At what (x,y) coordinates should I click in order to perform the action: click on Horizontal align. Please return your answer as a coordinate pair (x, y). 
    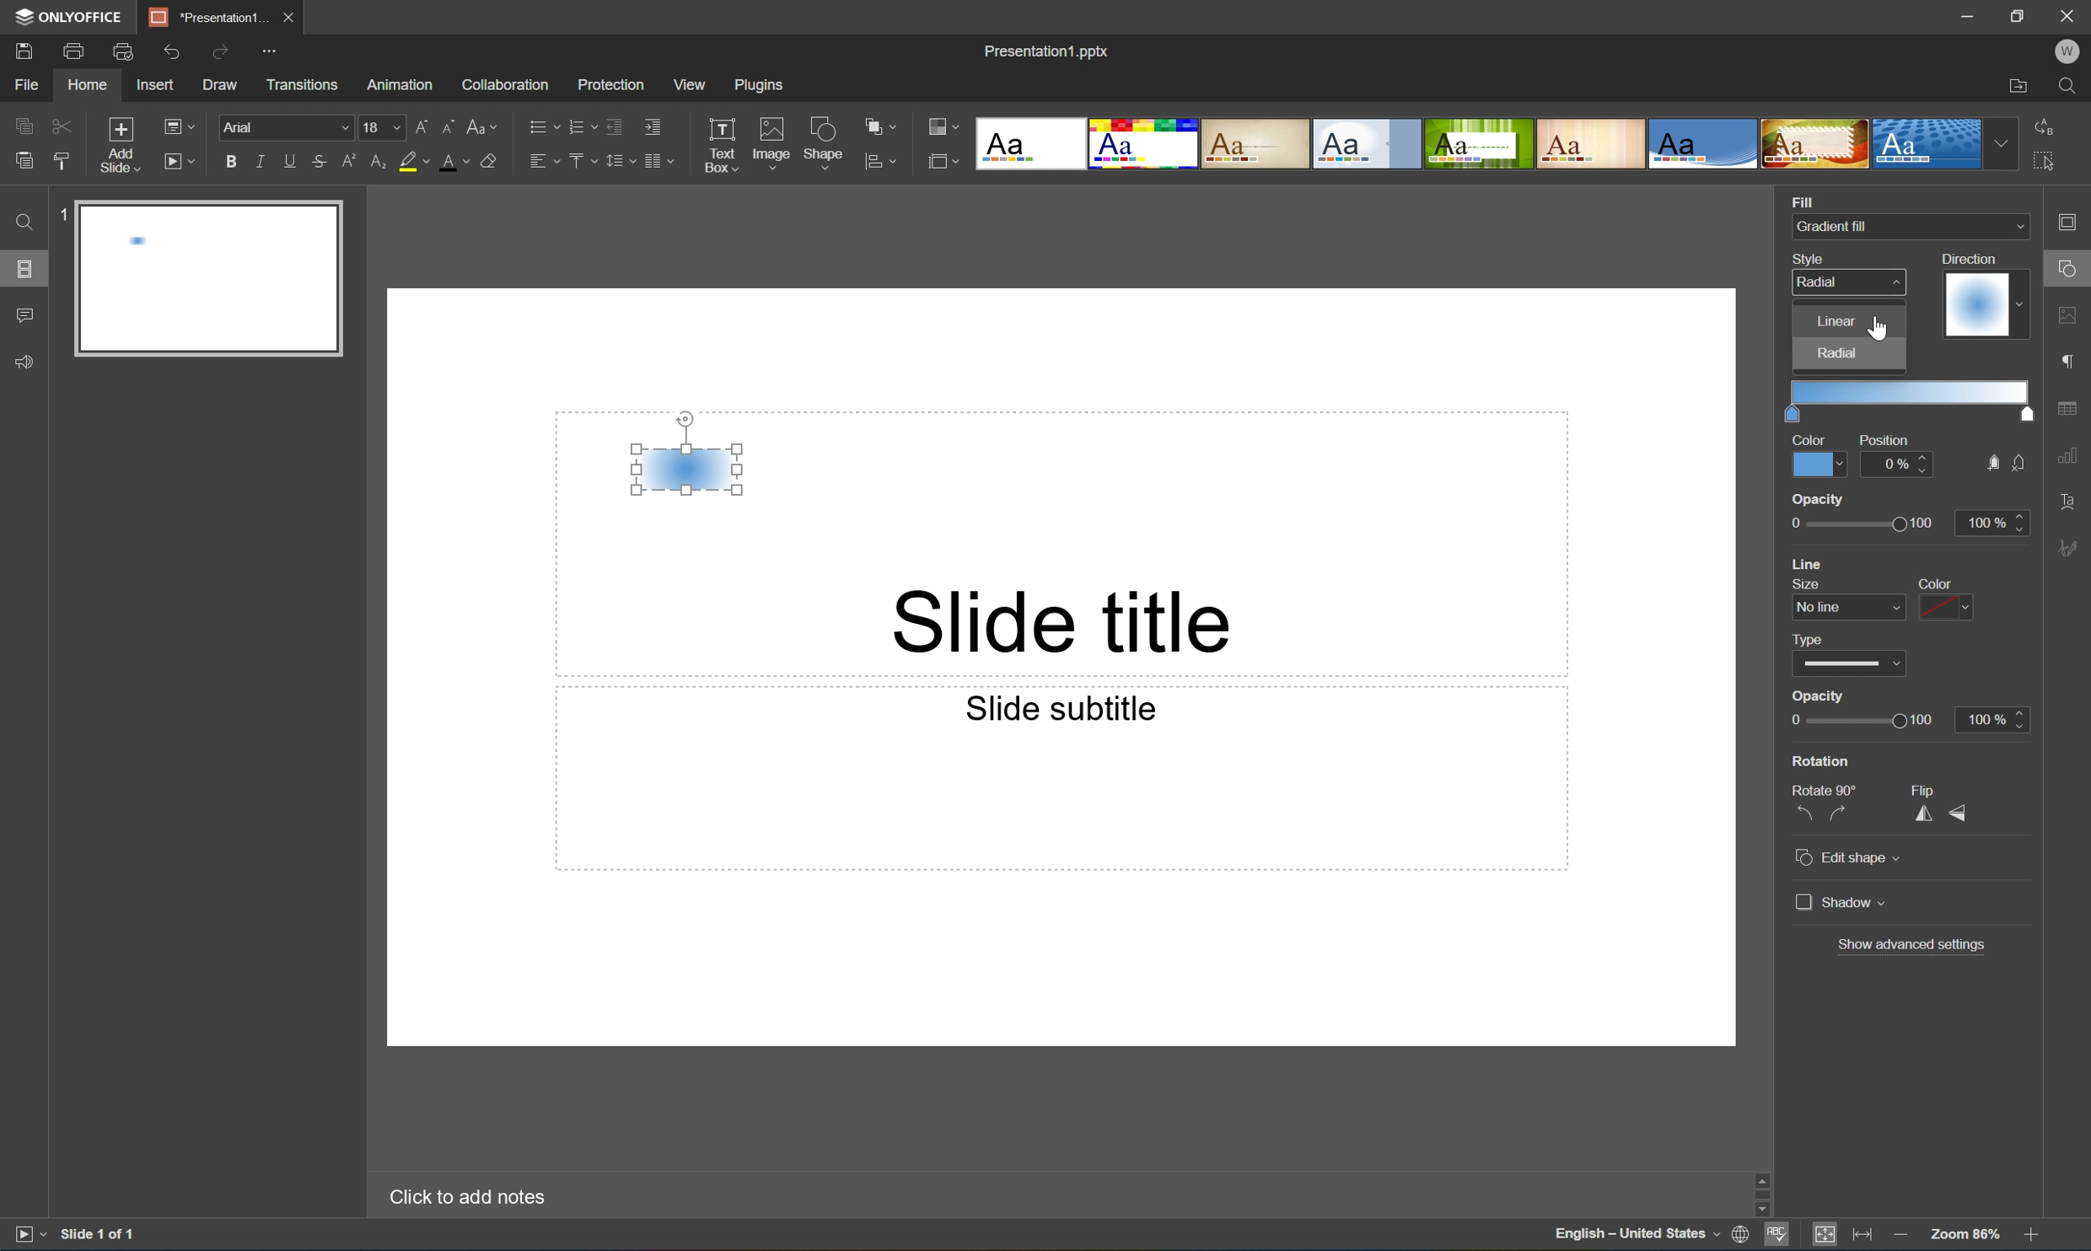
    Looking at the image, I should click on (544, 163).